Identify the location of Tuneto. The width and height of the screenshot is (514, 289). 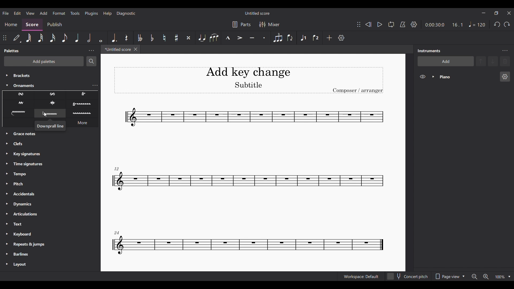
(252, 37).